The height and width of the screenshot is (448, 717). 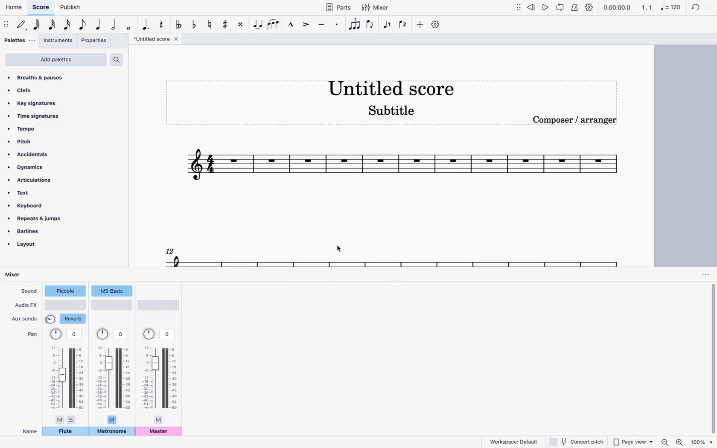 I want to click on toggle sharp, so click(x=227, y=23).